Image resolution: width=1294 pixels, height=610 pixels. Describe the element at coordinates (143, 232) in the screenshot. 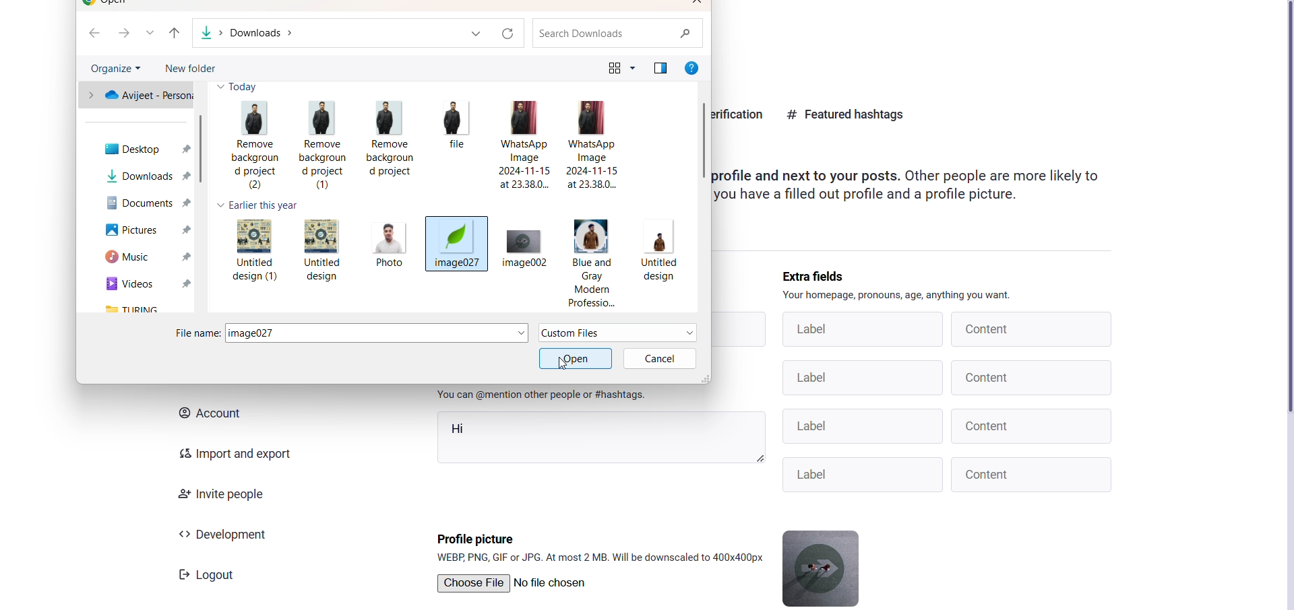

I see `pictures` at that location.